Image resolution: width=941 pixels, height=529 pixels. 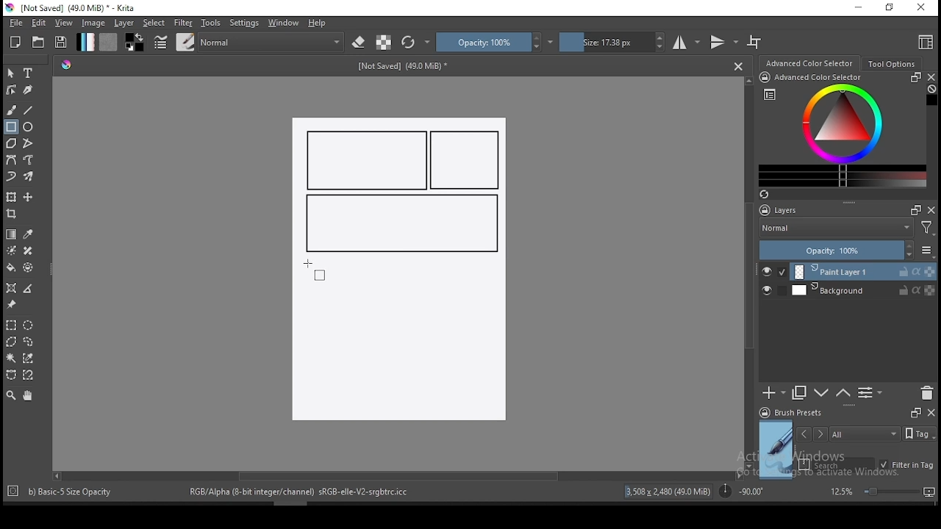 I want to click on search, so click(x=837, y=464).